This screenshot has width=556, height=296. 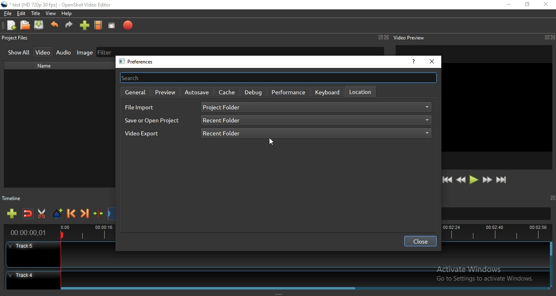 What do you see at coordinates (55, 27) in the screenshot?
I see `Undo` at bounding box center [55, 27].